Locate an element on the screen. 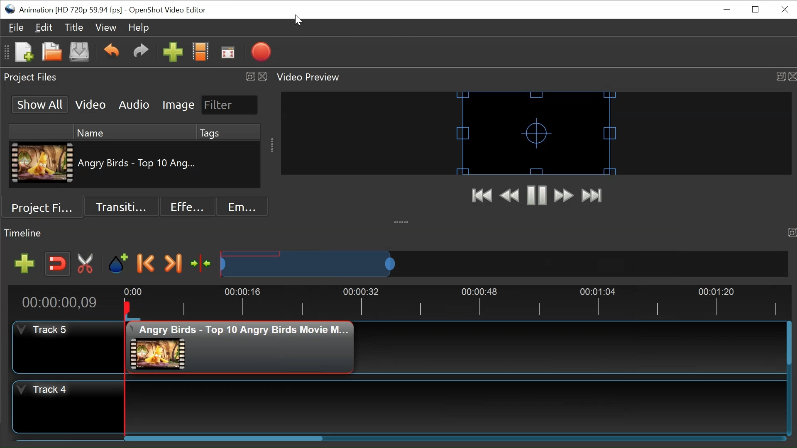  Filter is located at coordinates (230, 105).